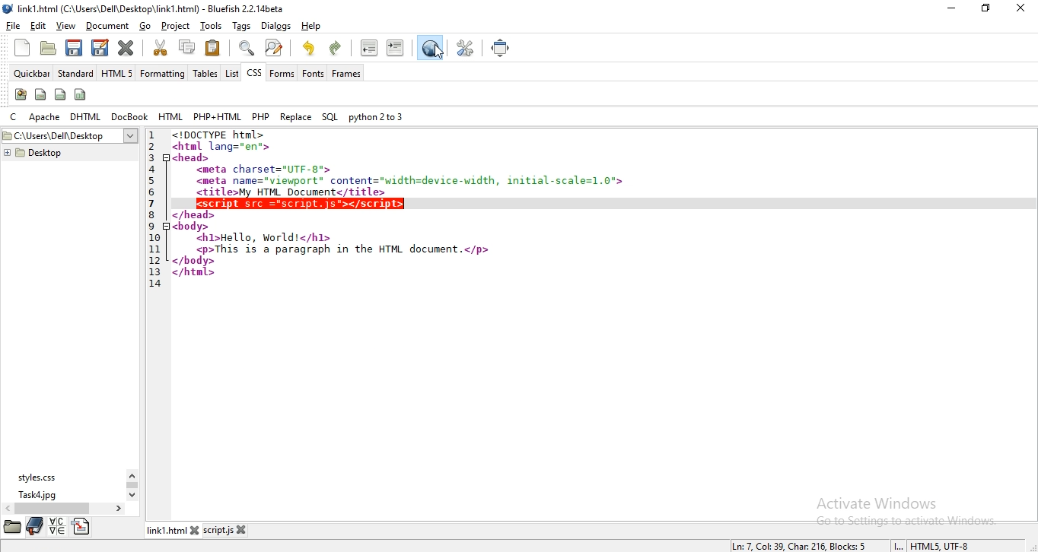 The width and height of the screenshot is (1038, 552). Describe the element at coordinates (33, 153) in the screenshot. I see `desktop` at that location.